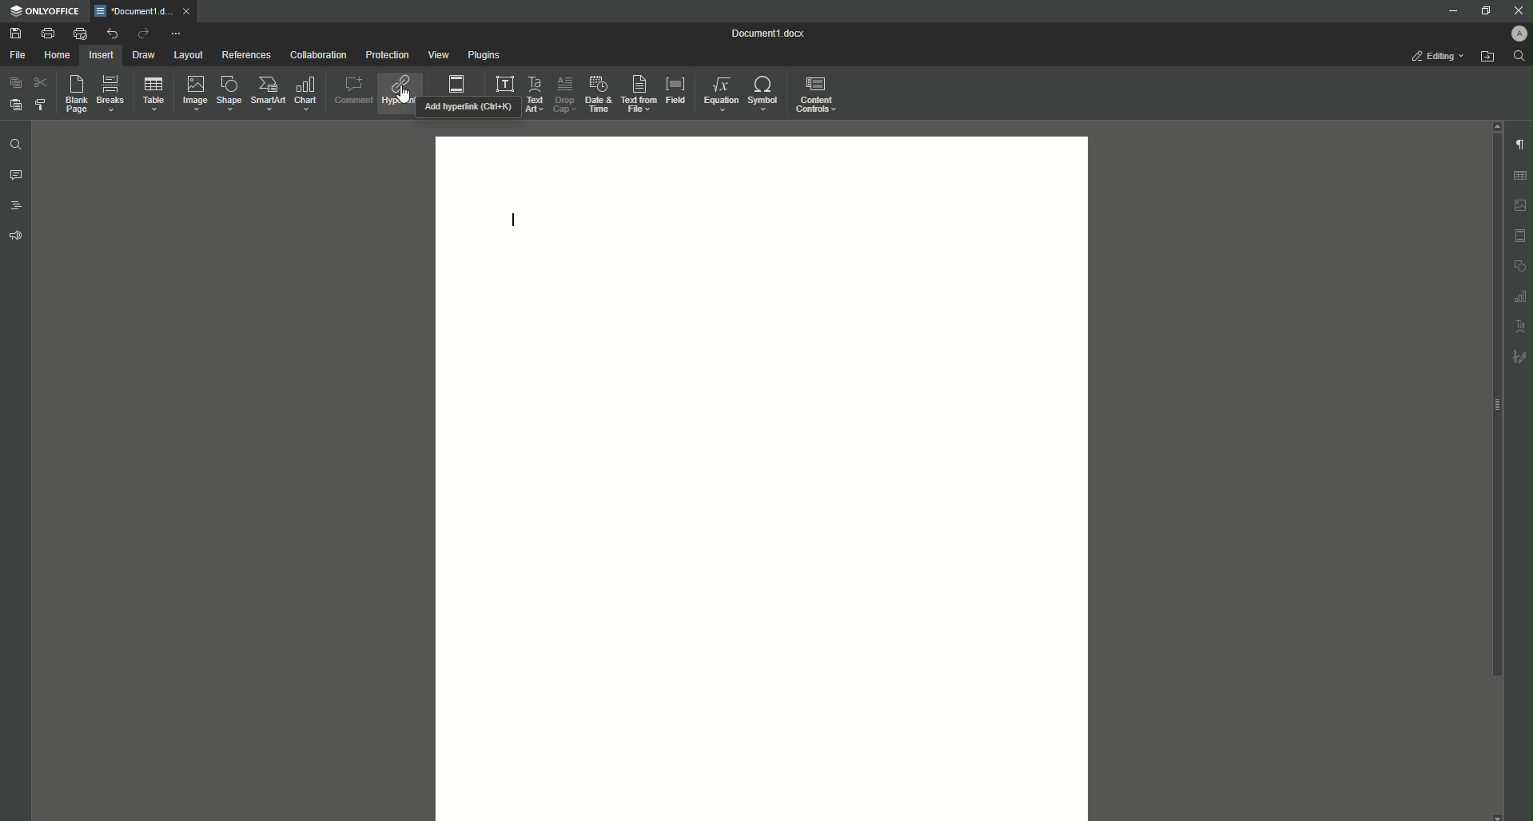  What do you see at coordinates (15, 82) in the screenshot?
I see `Copy` at bounding box center [15, 82].